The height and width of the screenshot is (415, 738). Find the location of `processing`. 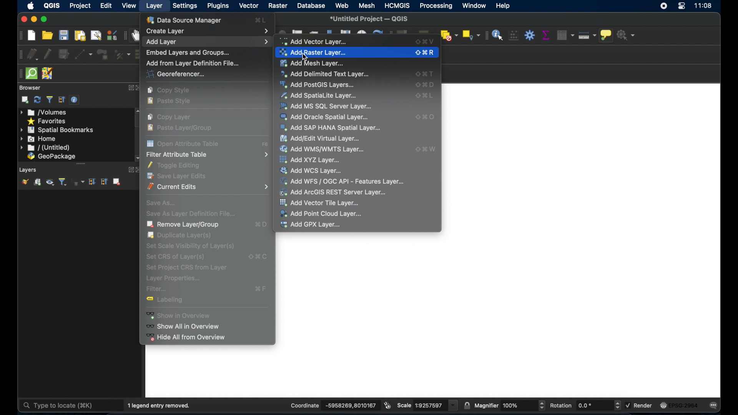

processing is located at coordinates (435, 6).